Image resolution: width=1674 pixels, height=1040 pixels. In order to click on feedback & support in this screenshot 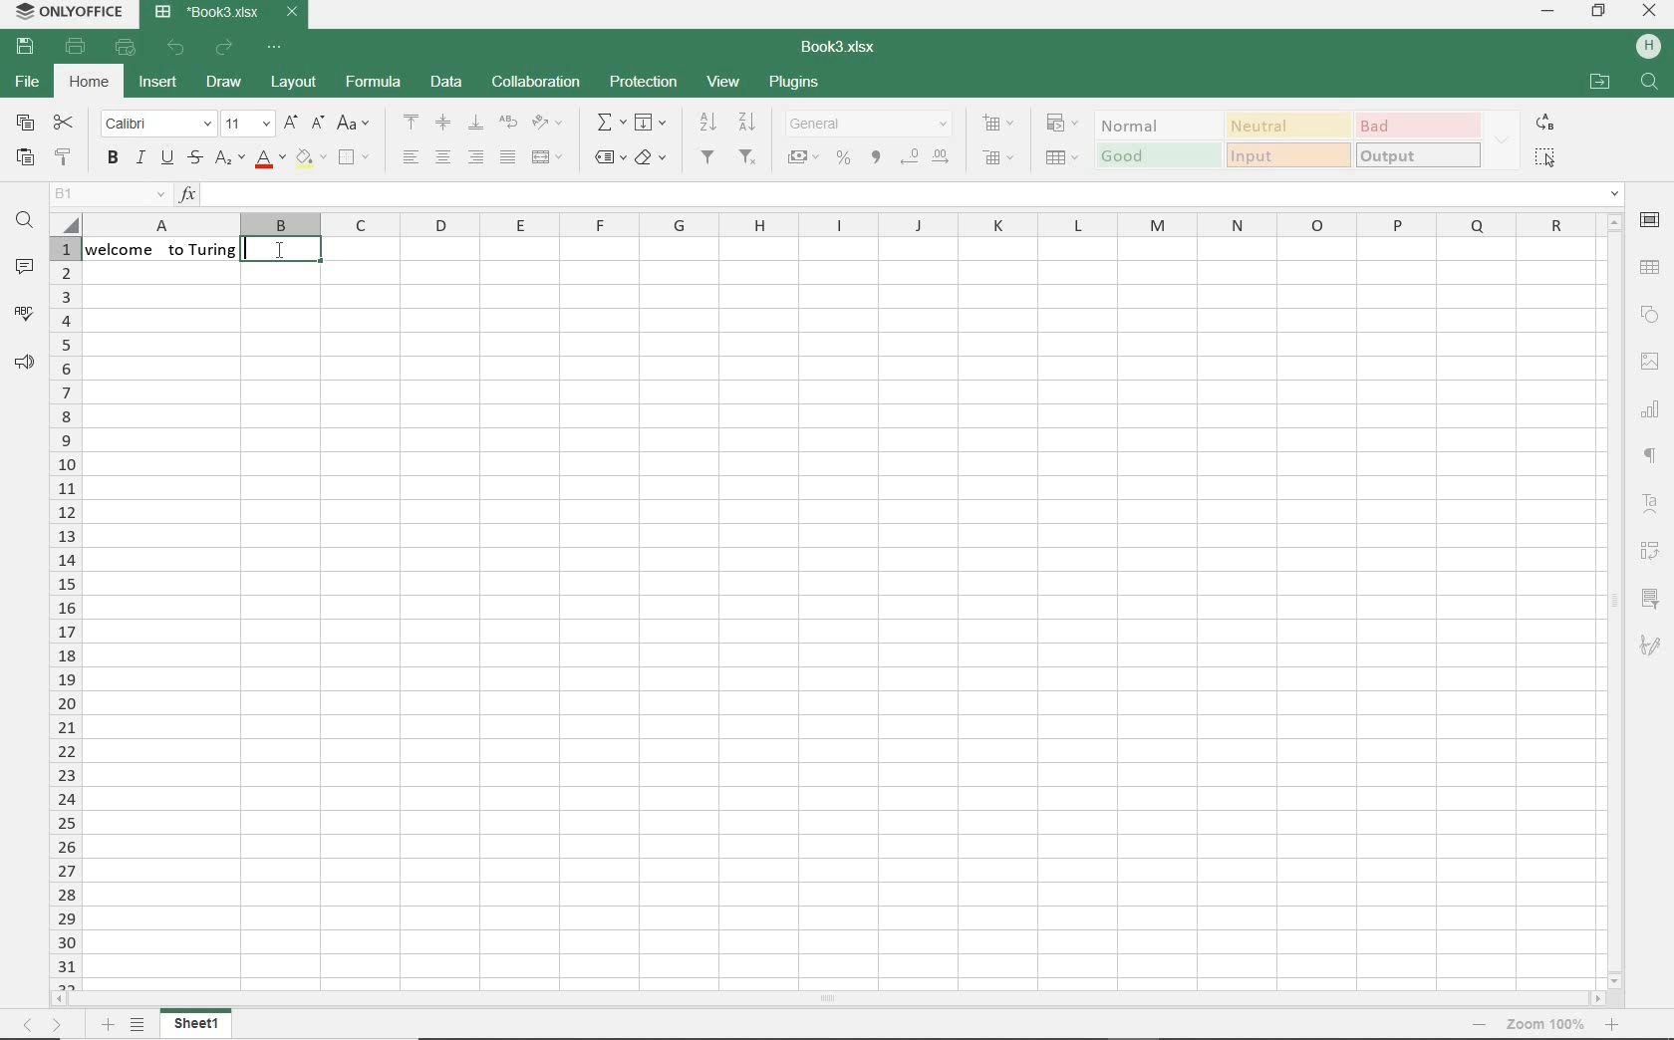, I will do `click(23, 364)`.